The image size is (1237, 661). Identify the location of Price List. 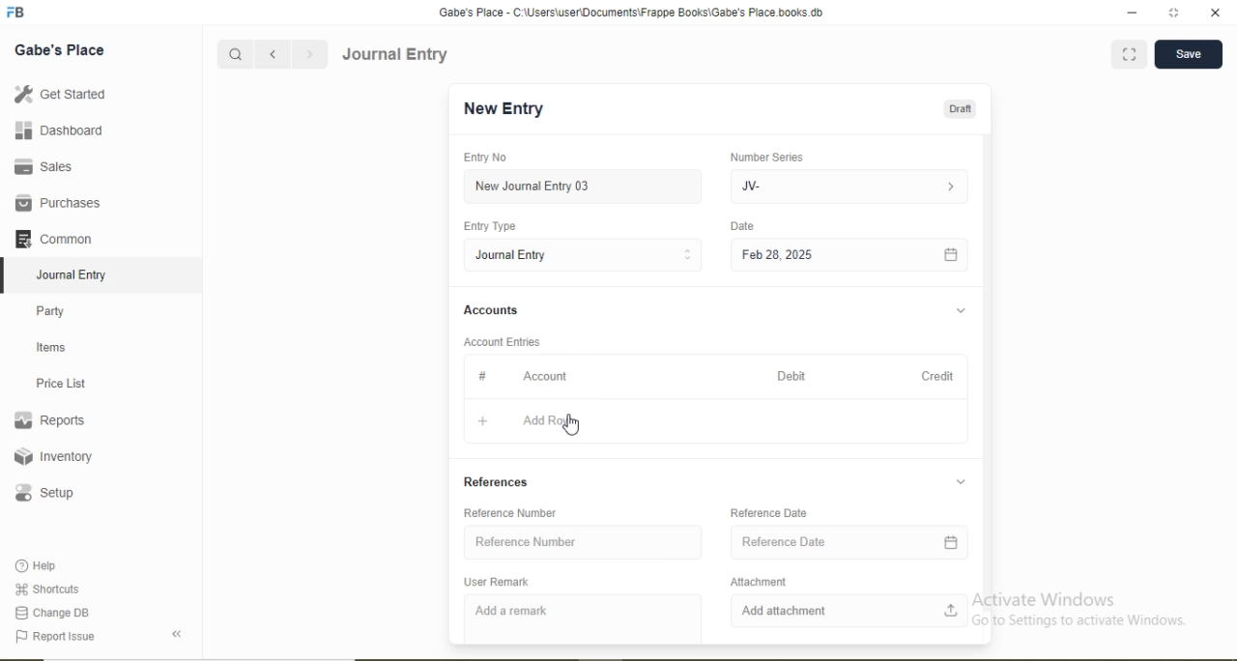
(60, 384).